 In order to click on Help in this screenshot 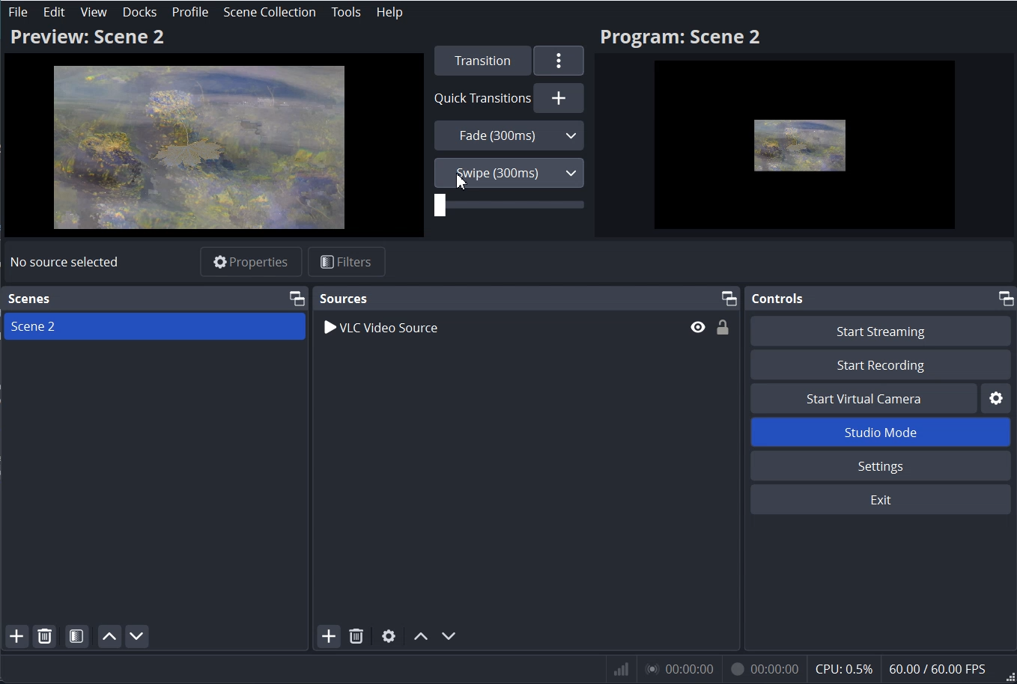, I will do `click(389, 12)`.